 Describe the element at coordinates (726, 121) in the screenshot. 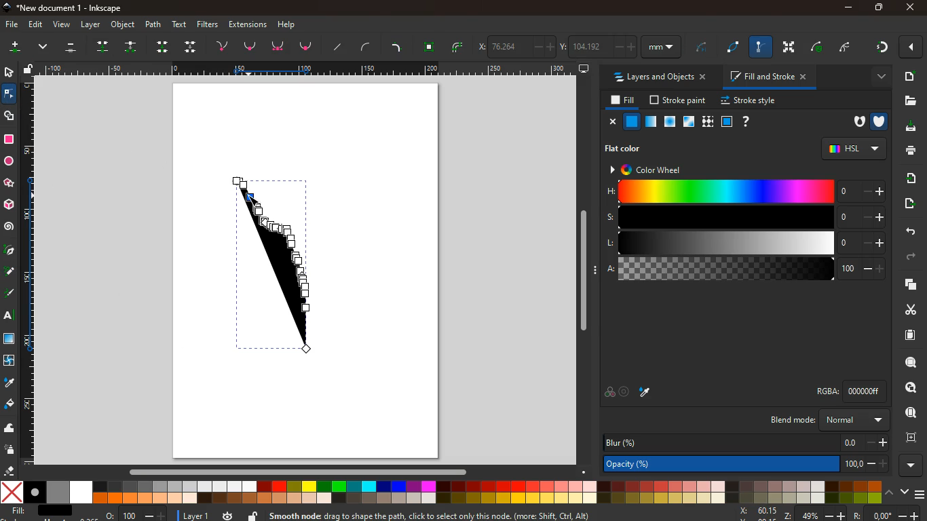

I see `frame` at that location.